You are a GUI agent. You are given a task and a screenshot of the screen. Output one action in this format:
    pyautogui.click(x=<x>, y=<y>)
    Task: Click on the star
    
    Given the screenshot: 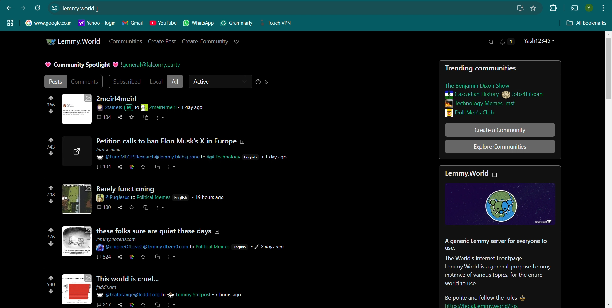 What is the action you would take?
    pyautogui.click(x=131, y=258)
    